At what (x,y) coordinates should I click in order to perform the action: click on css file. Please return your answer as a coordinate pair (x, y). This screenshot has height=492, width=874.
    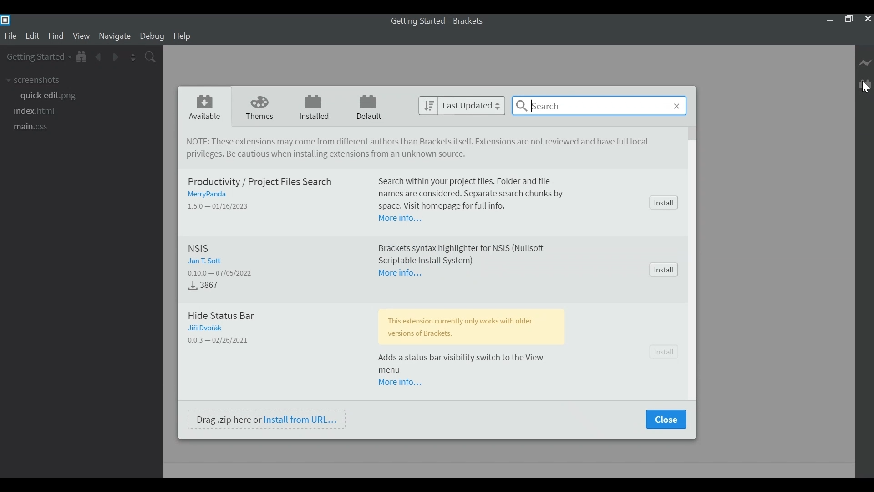
    Looking at the image, I should click on (31, 127).